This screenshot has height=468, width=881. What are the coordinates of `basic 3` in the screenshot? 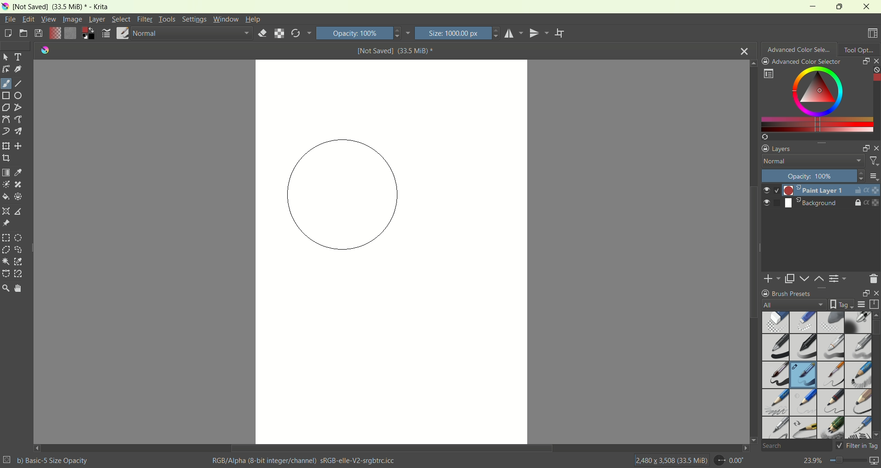 It's located at (830, 348).